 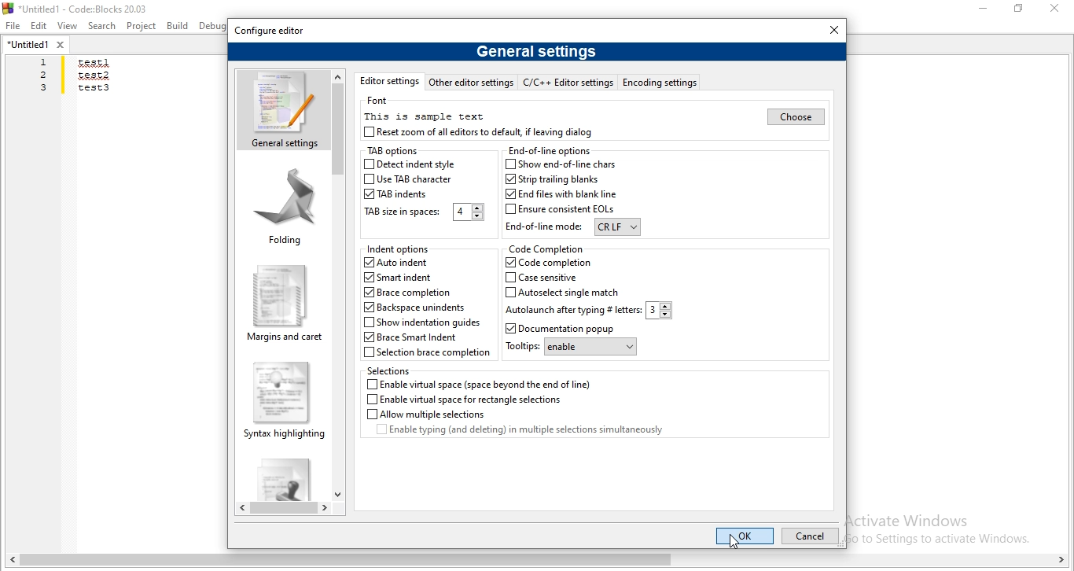 I want to click on End files with blank line, so click(x=559, y=194).